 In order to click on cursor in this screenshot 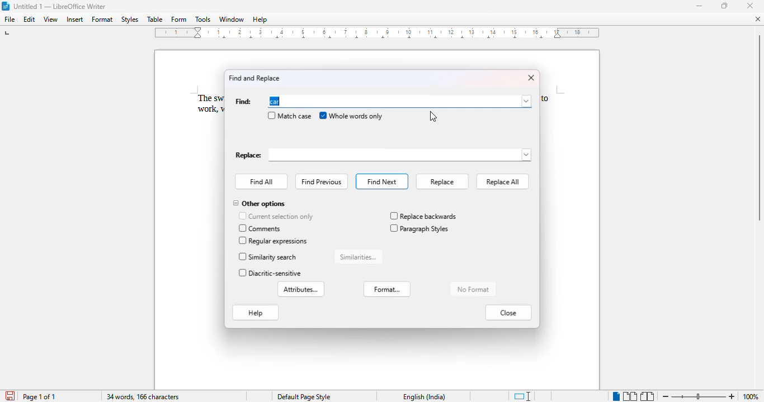, I will do `click(432, 117)`.